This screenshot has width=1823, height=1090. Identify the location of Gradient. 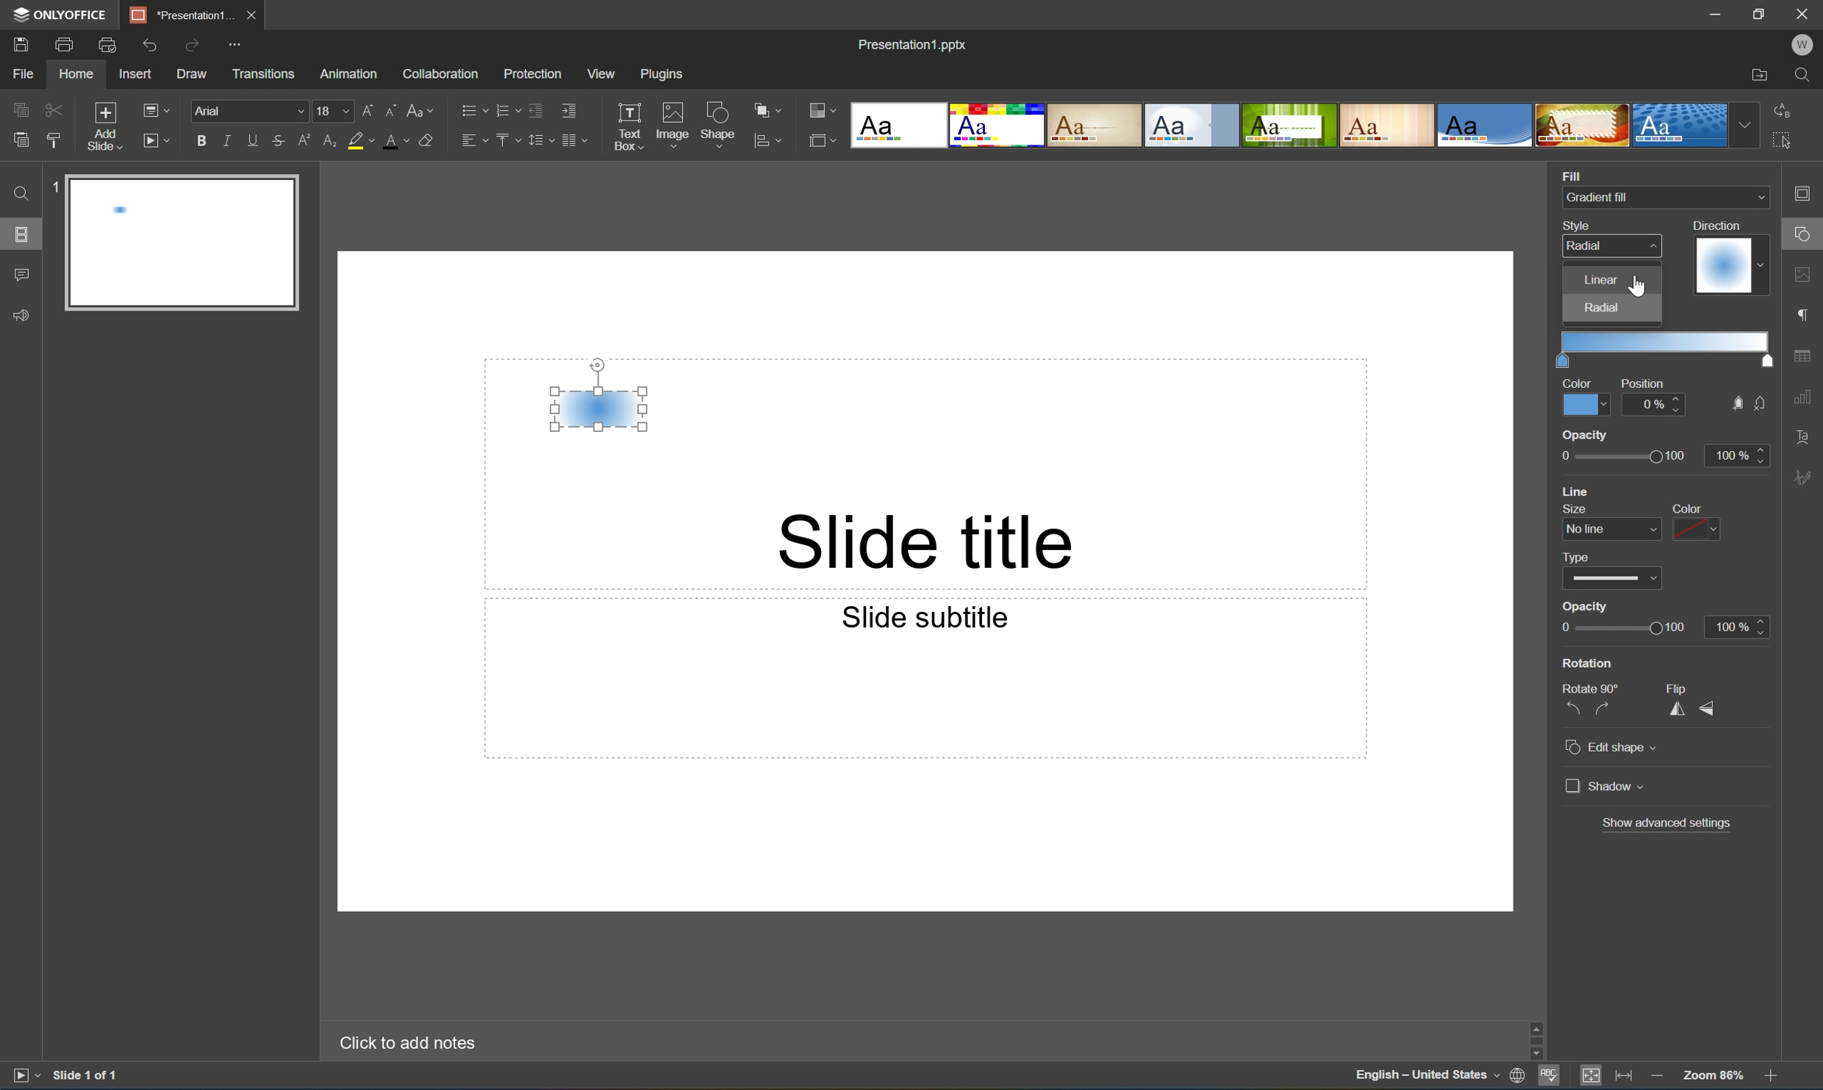
(598, 407).